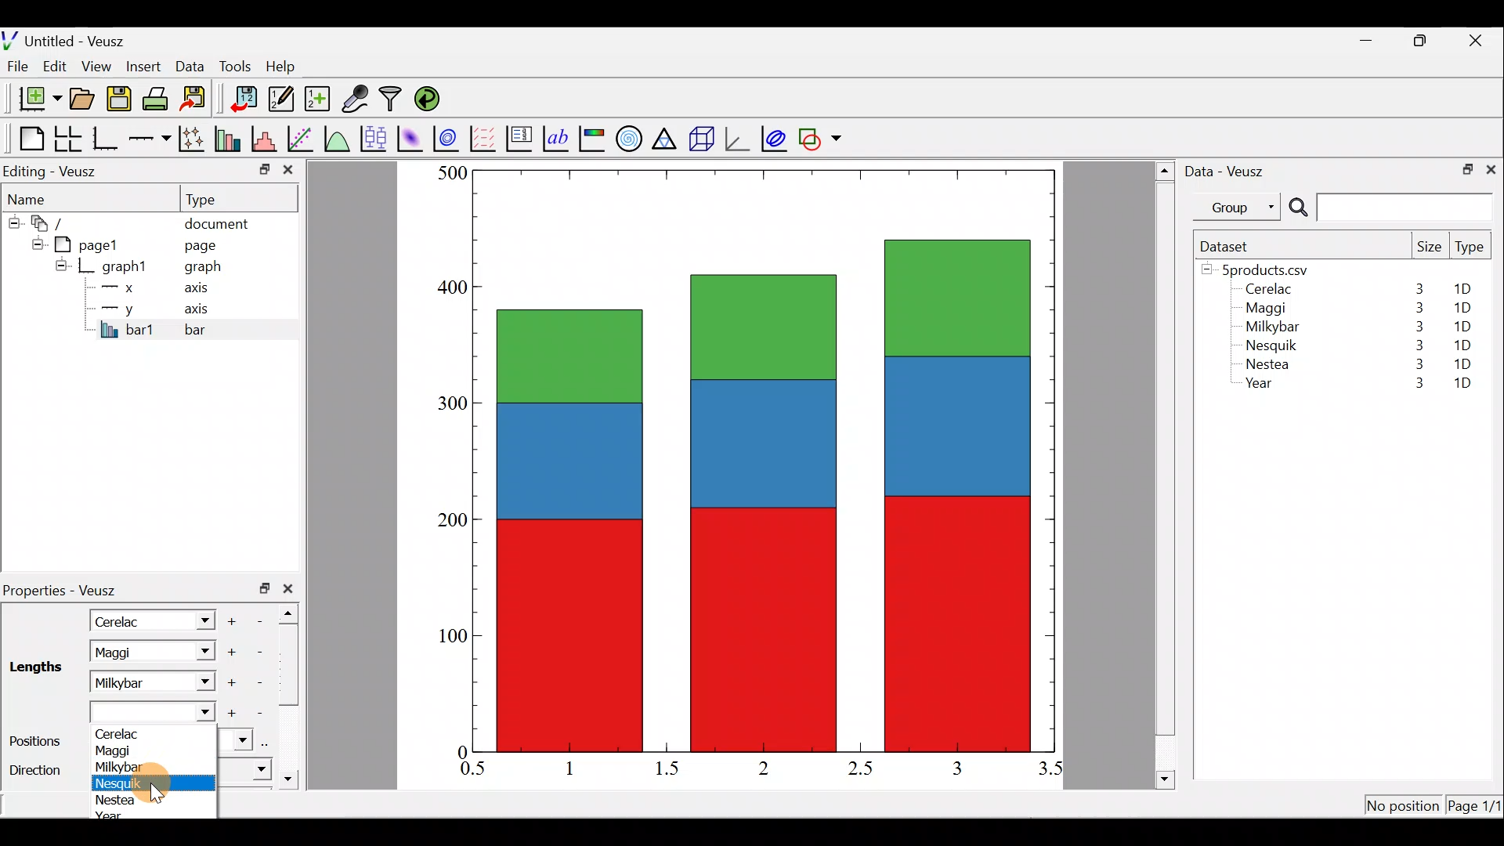 This screenshot has height=846, width=1504. Describe the element at coordinates (55, 65) in the screenshot. I see `Edit` at that location.